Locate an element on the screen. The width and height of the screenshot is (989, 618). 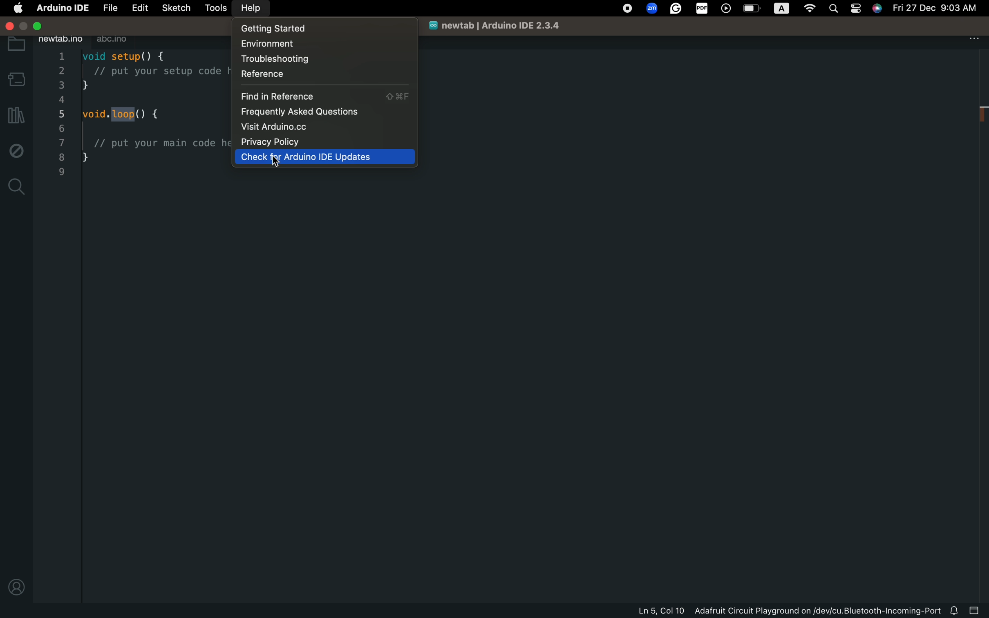
main setting is located at coordinates (17, 9).